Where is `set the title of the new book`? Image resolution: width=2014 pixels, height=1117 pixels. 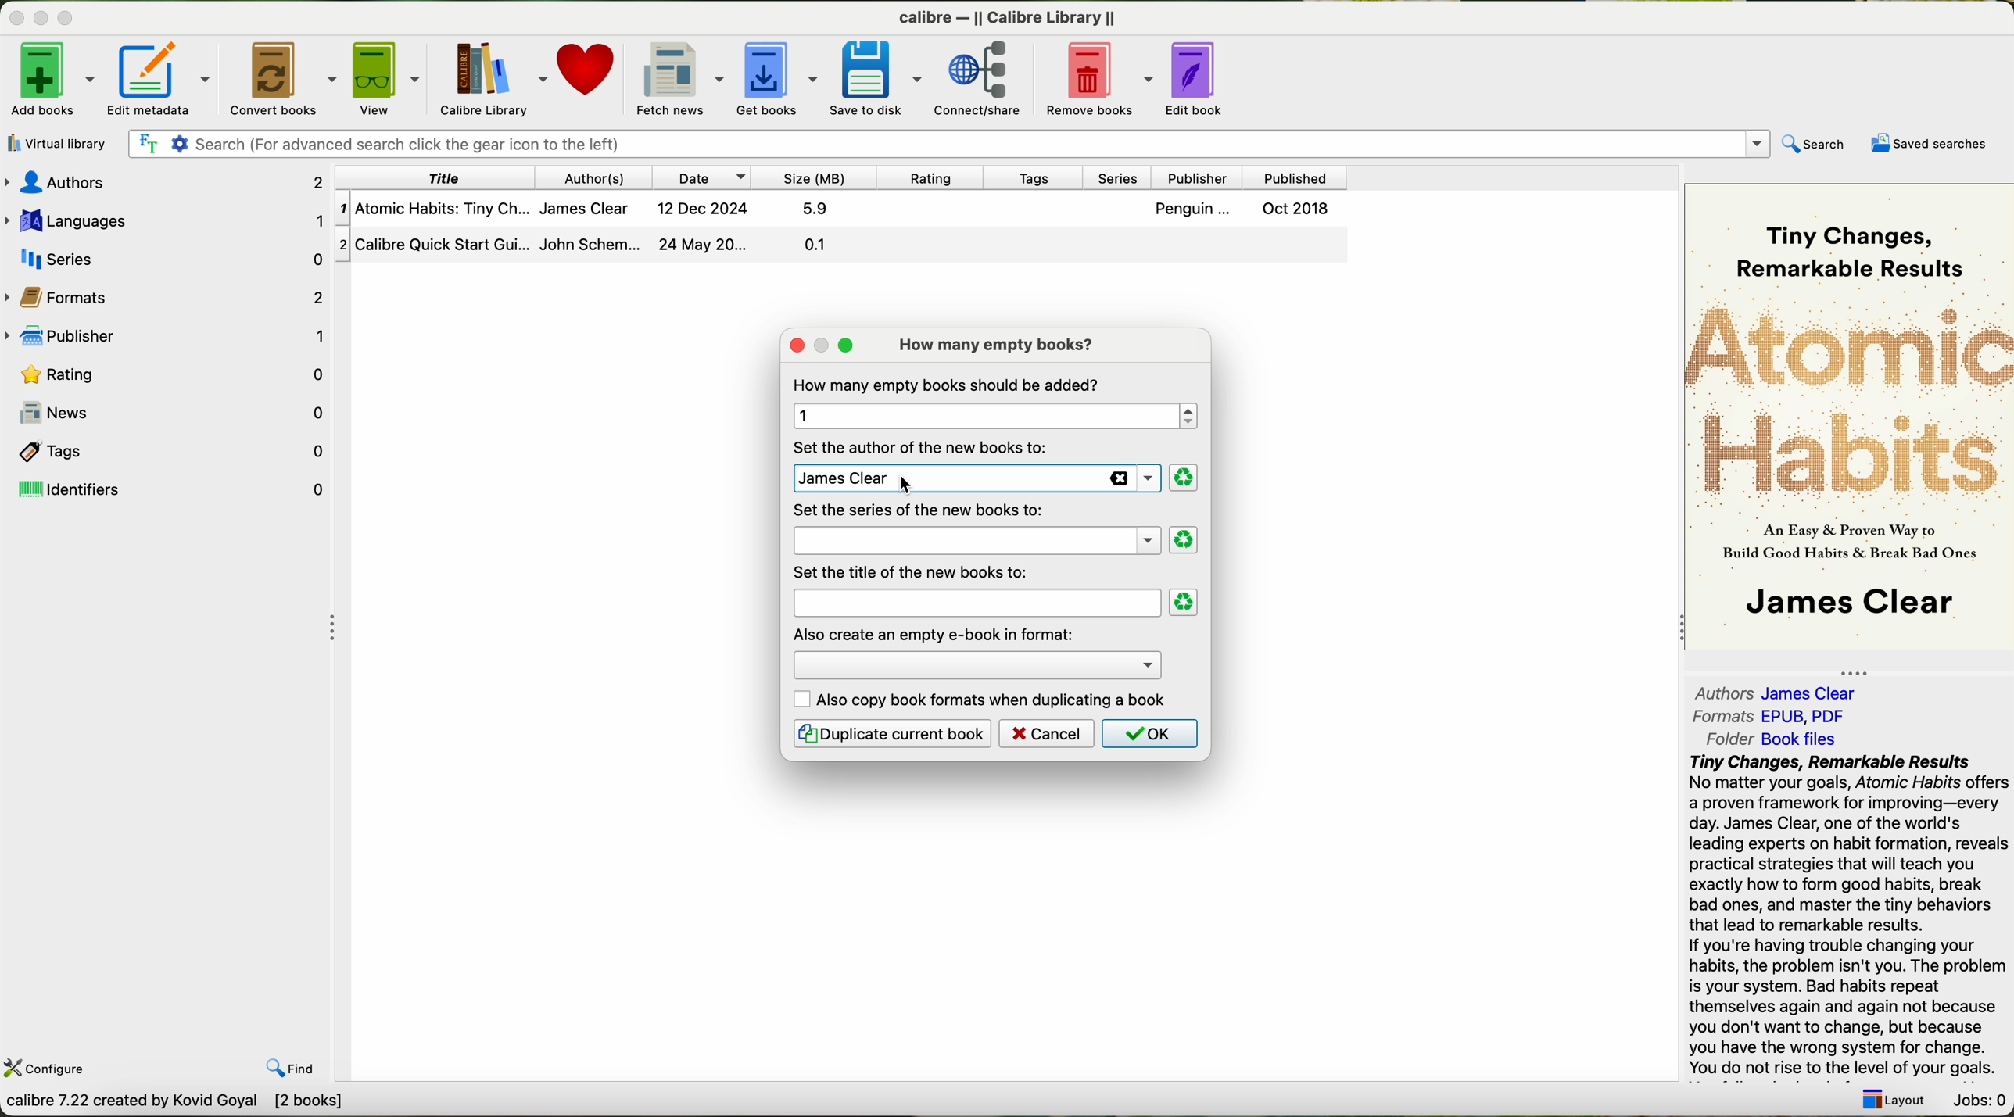
set the title of the new book is located at coordinates (916, 571).